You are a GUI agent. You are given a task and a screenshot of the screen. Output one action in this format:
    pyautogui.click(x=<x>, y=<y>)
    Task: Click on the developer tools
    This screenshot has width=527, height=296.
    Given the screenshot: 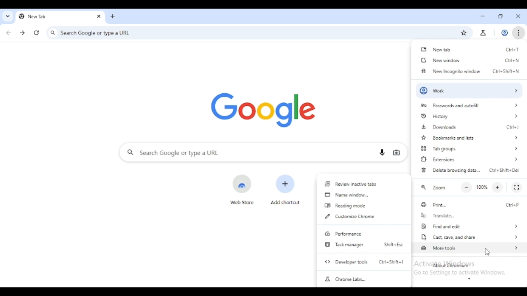 What is the action you would take?
    pyautogui.click(x=346, y=262)
    